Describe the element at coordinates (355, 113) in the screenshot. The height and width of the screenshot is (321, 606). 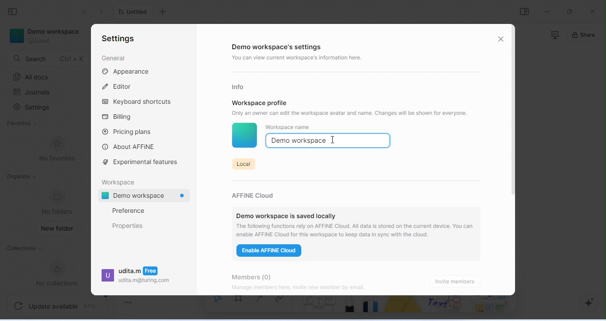
I see `Only an owner can edit the workspace avatar and name. Changes will be shown for everyone.` at that location.